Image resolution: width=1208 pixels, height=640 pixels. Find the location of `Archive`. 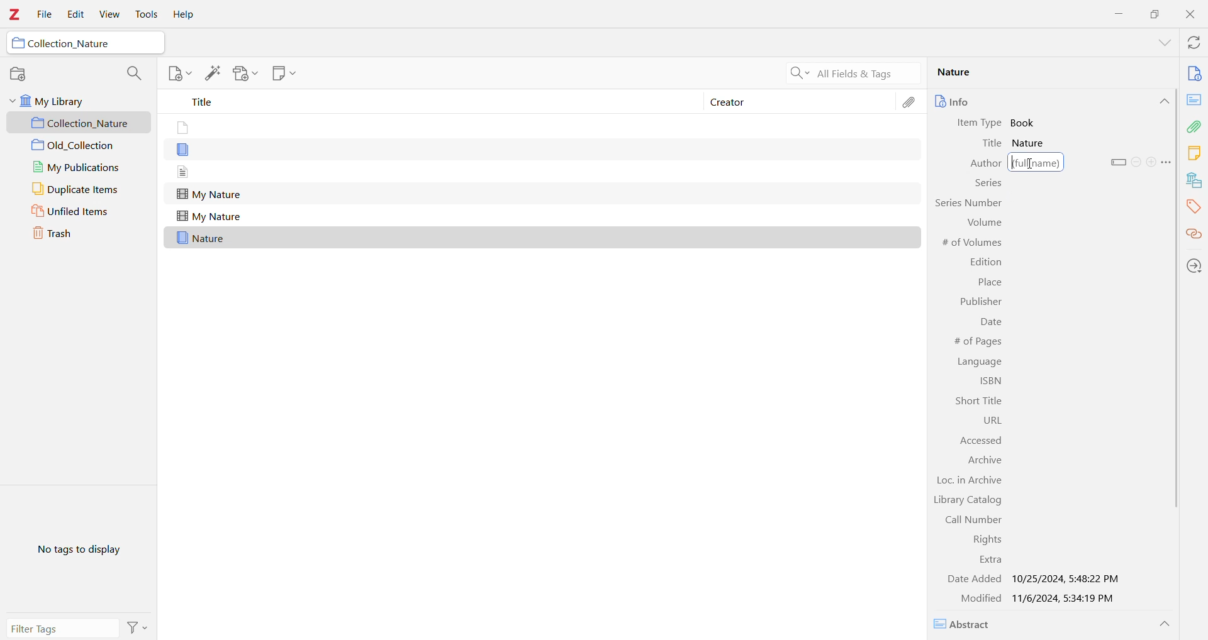

Archive is located at coordinates (985, 461).